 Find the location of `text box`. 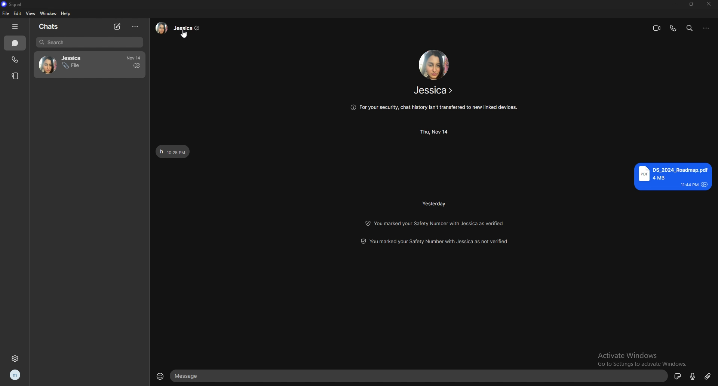

text box is located at coordinates (420, 376).